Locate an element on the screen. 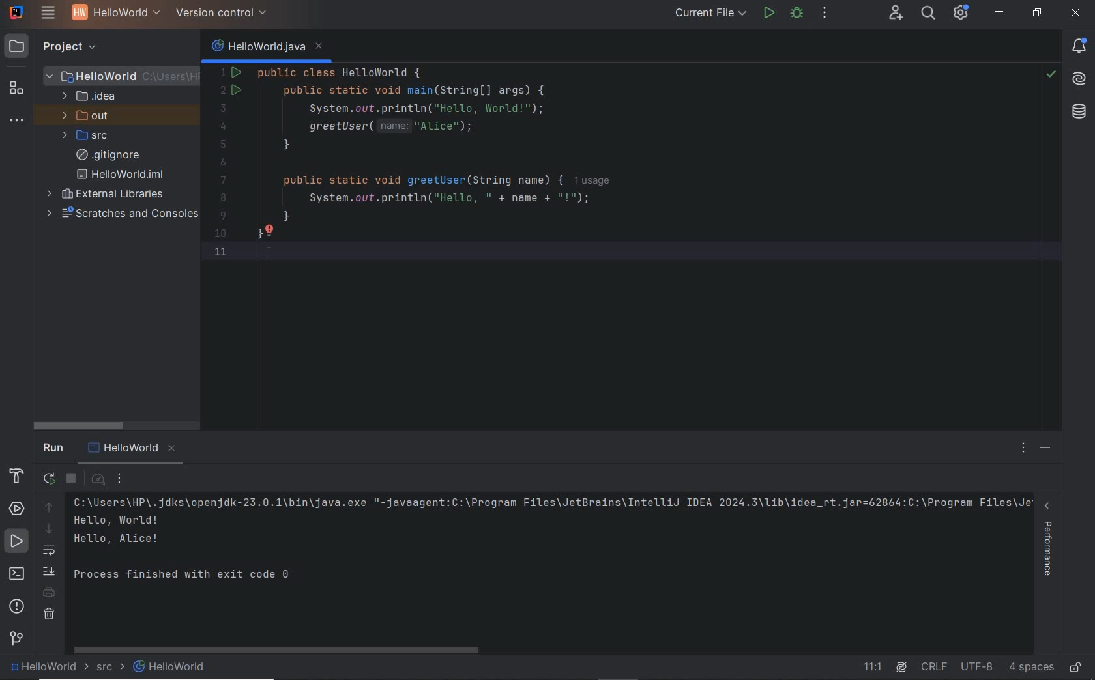  Scroll Bar is located at coordinates (225, 462).